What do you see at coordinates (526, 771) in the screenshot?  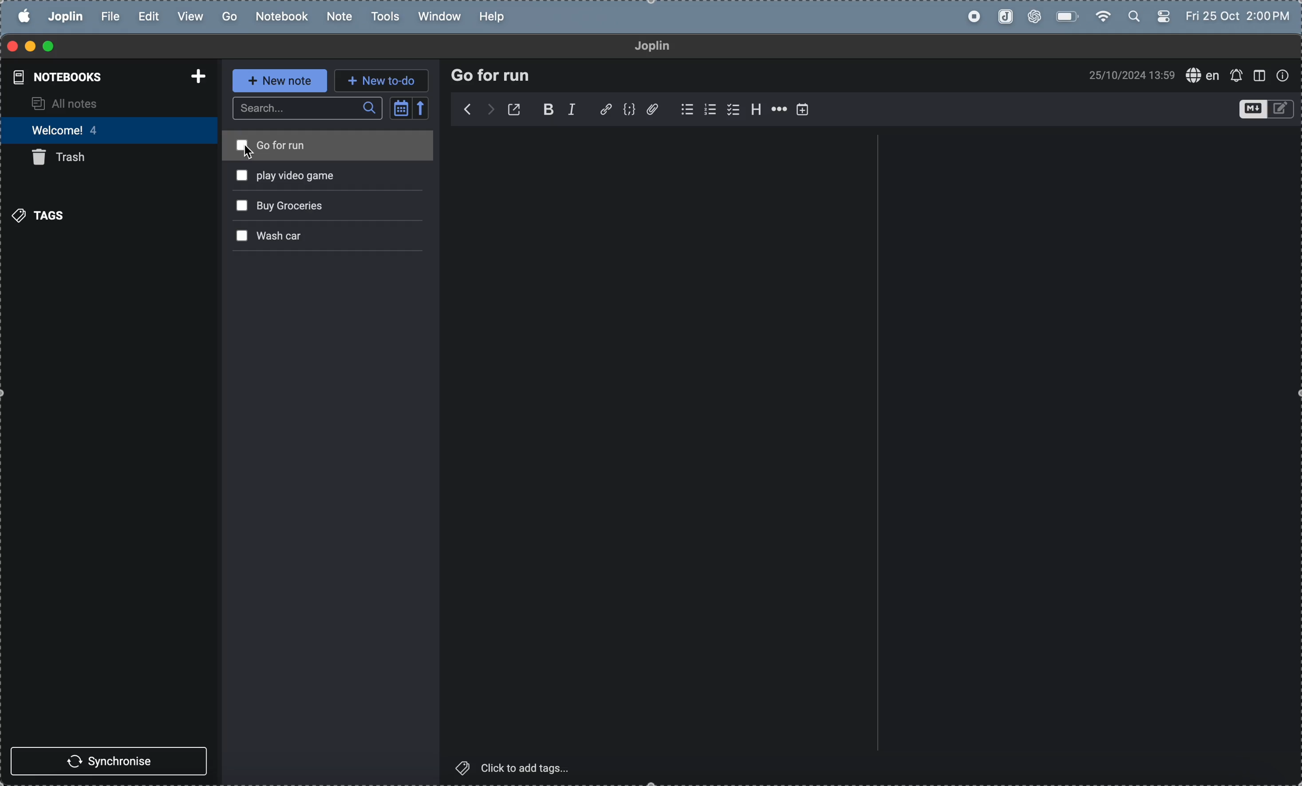 I see `click to add tags` at bounding box center [526, 771].